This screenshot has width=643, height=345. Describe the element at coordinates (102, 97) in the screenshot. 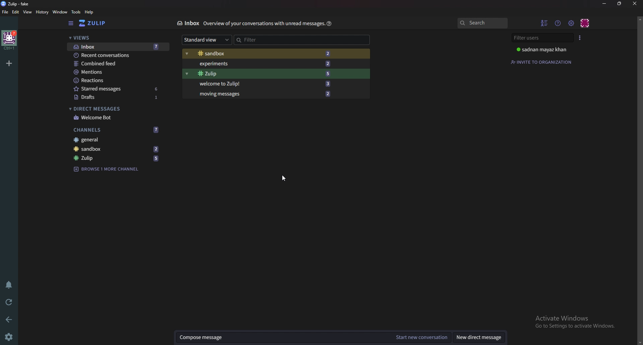

I see `Drafts` at that location.